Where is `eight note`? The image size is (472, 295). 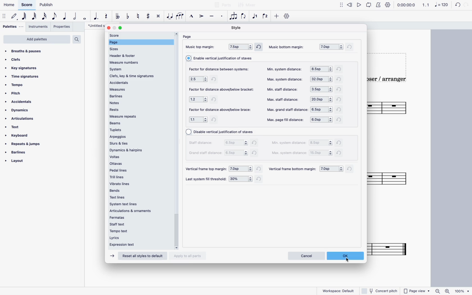
eight note is located at coordinates (54, 17).